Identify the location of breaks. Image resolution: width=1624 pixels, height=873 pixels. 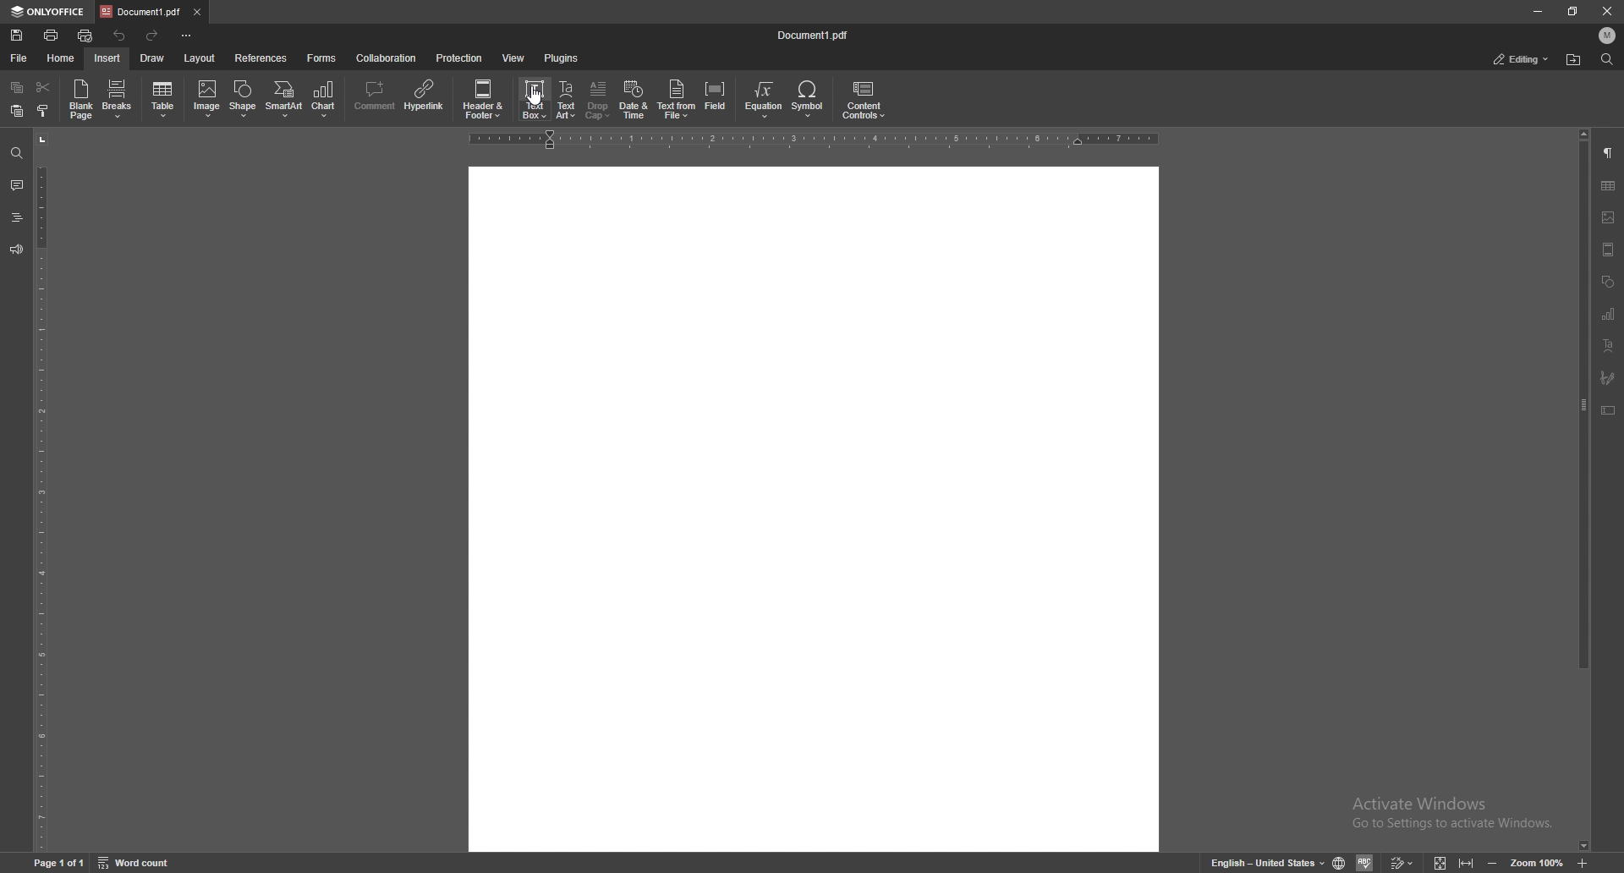
(118, 99).